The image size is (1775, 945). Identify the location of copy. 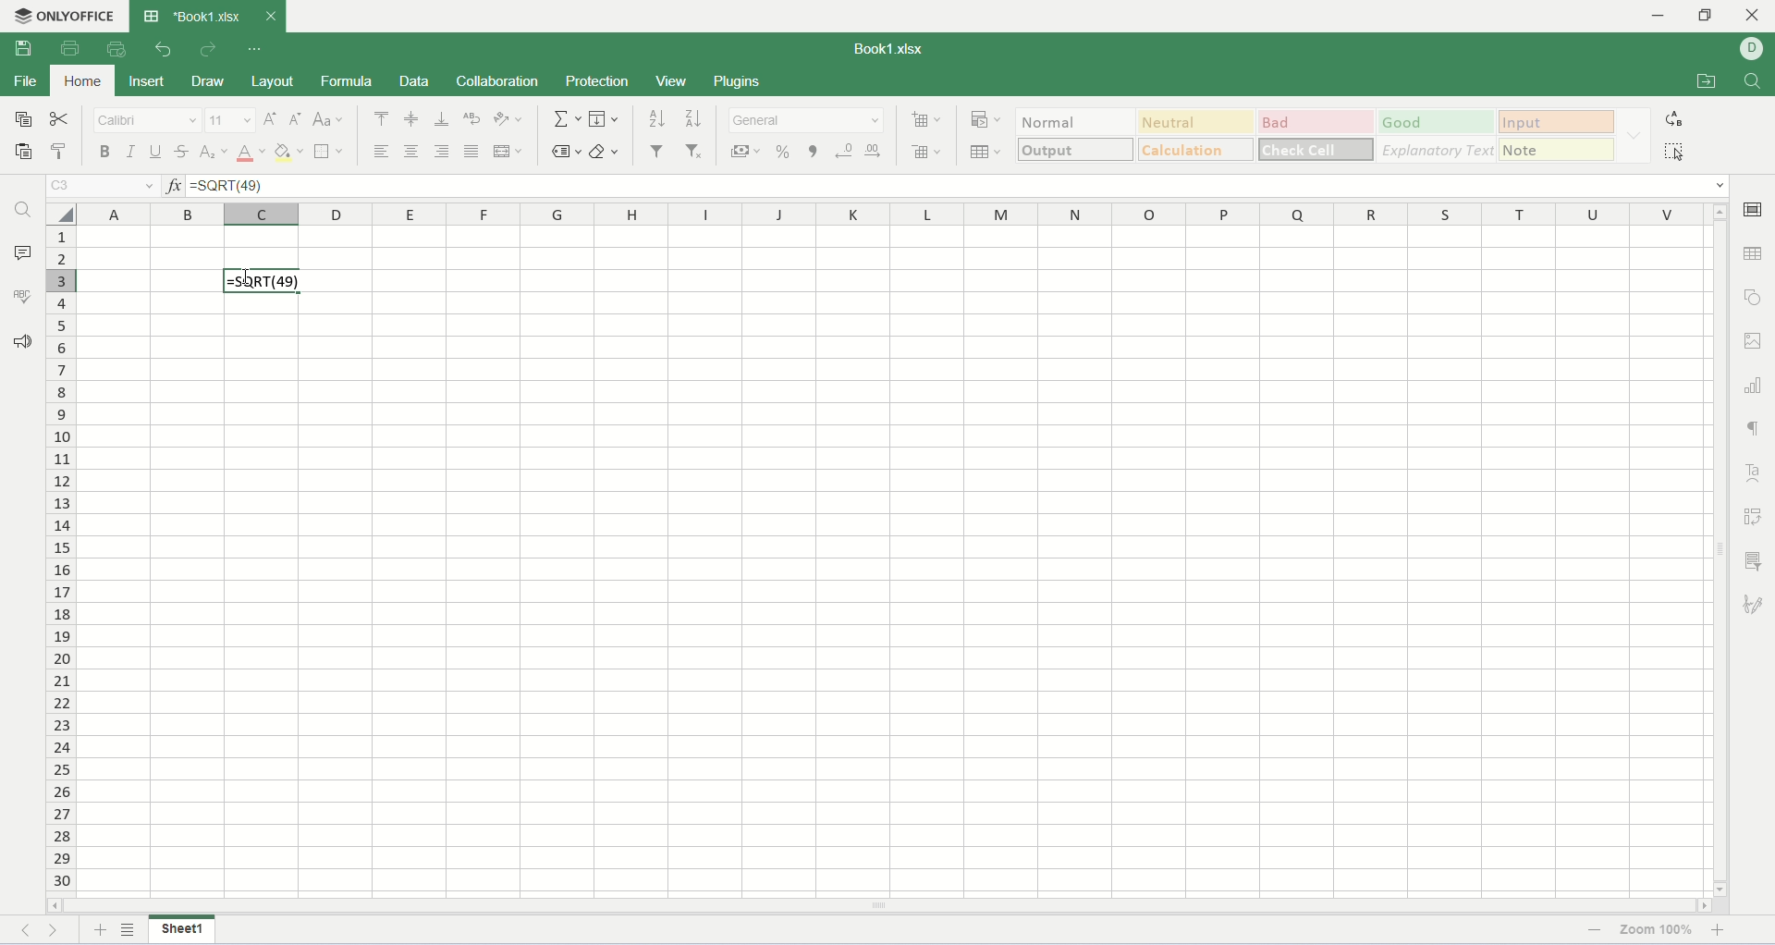
(18, 117).